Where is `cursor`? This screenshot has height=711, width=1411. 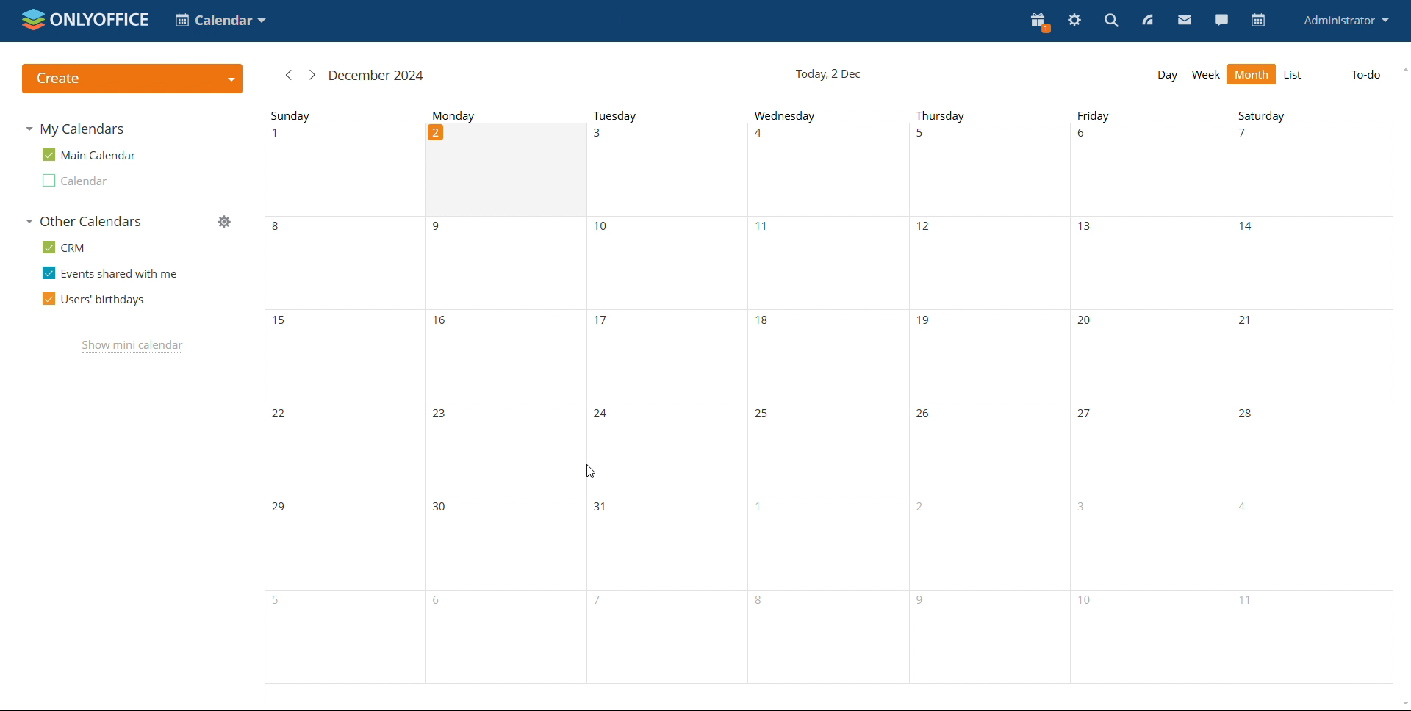
cursor is located at coordinates (590, 473).